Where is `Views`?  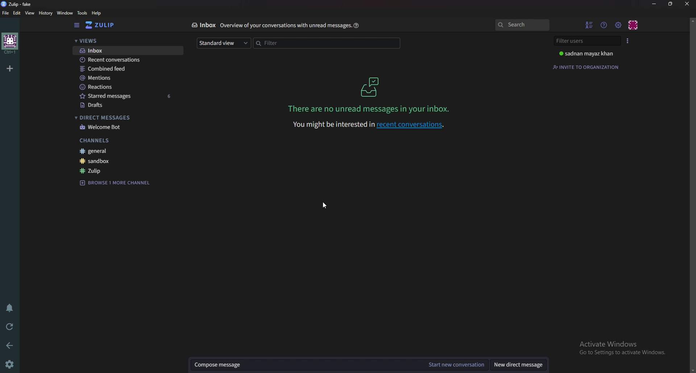 Views is located at coordinates (123, 40).